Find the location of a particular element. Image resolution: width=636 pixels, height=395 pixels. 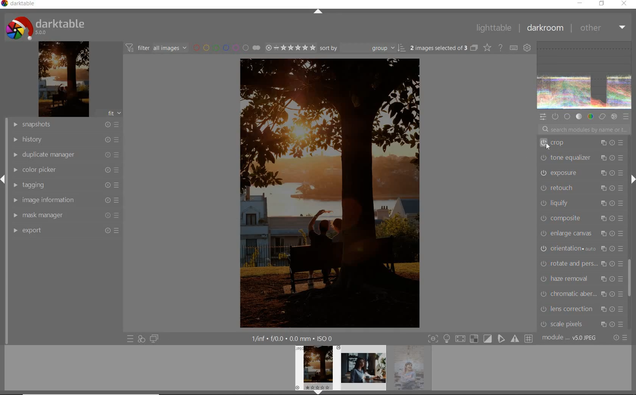

filter by image color label is located at coordinates (226, 47).